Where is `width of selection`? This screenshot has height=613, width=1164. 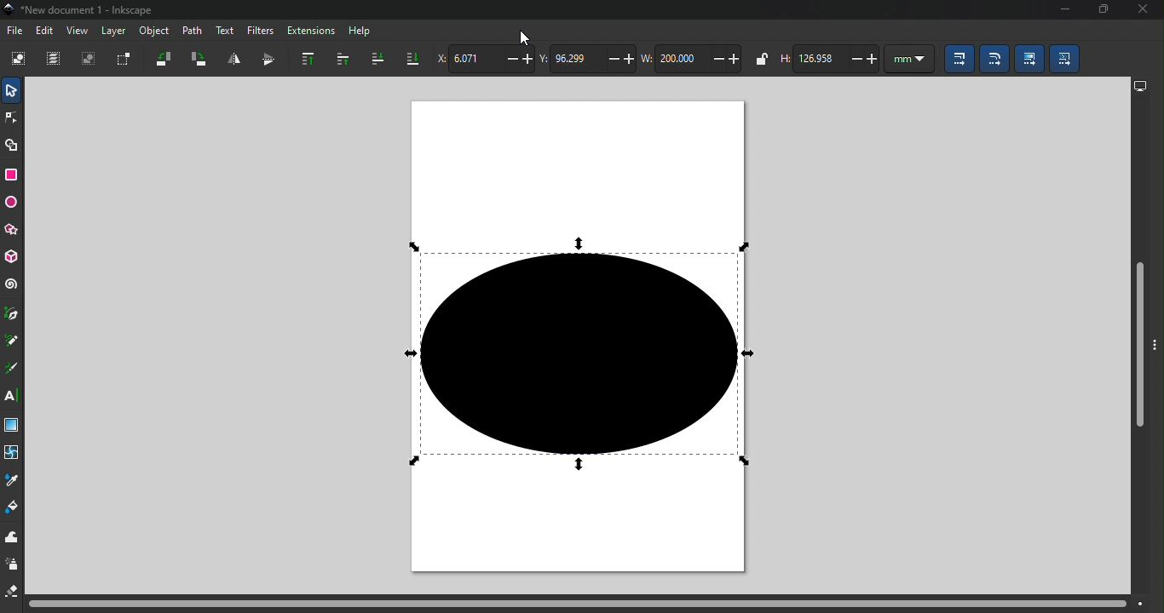 width of selection is located at coordinates (692, 58).